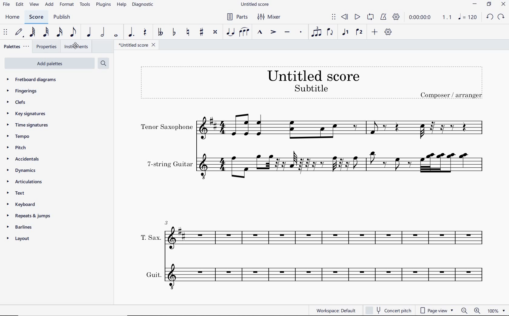  Describe the element at coordinates (60, 32) in the screenshot. I see `16TH NOTE` at that location.